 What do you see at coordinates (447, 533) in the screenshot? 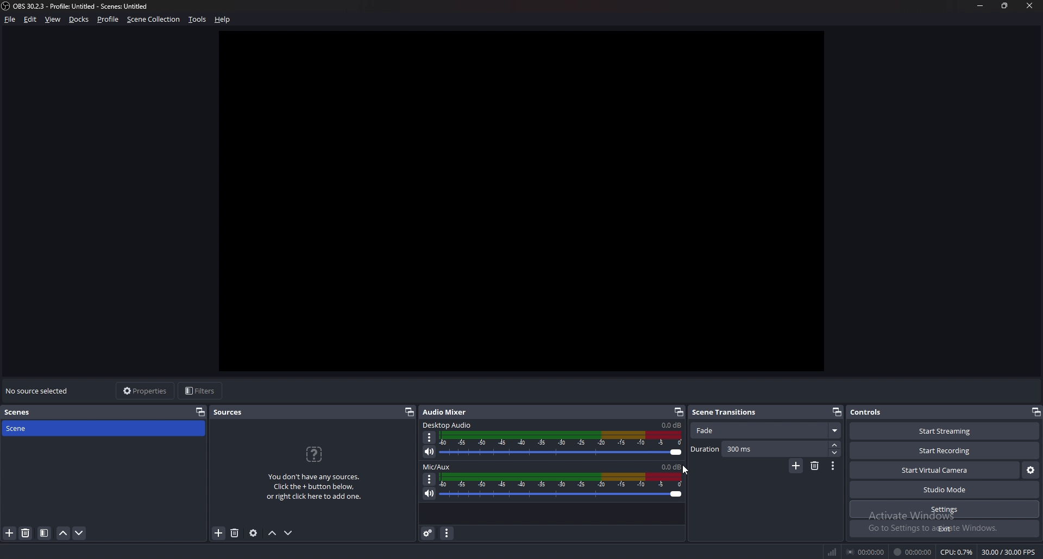
I see `audio mixer menu` at bounding box center [447, 533].